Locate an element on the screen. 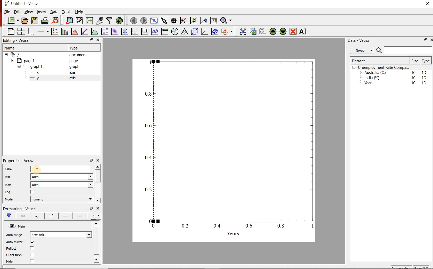 This screenshot has height=269, width=433. numeric is located at coordinates (62, 199).